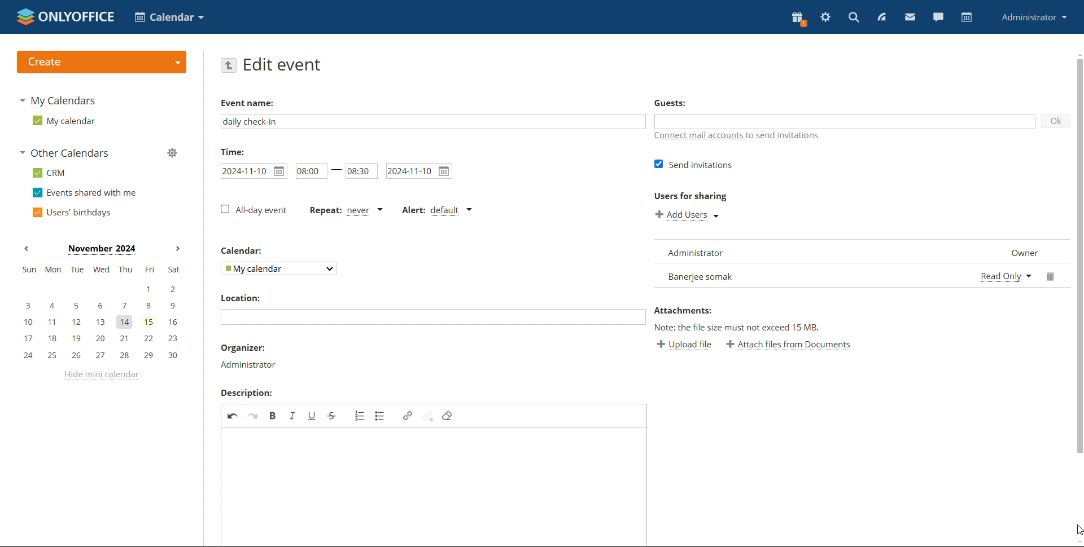 This screenshot has width=1084, height=547. Describe the element at coordinates (419, 171) in the screenshot. I see `end date` at that location.